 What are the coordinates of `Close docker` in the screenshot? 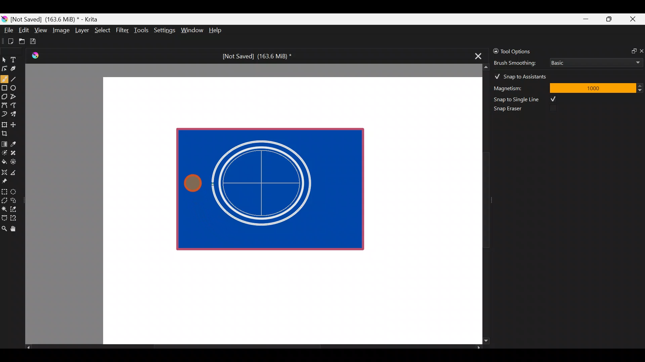 It's located at (641, 51).